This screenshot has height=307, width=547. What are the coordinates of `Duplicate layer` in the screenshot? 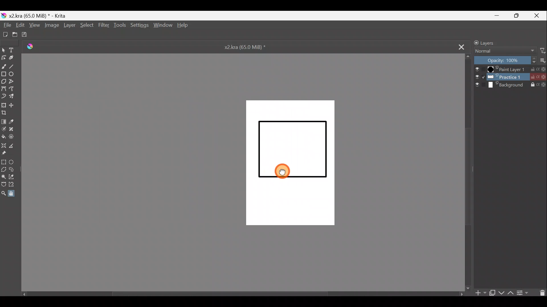 It's located at (492, 293).